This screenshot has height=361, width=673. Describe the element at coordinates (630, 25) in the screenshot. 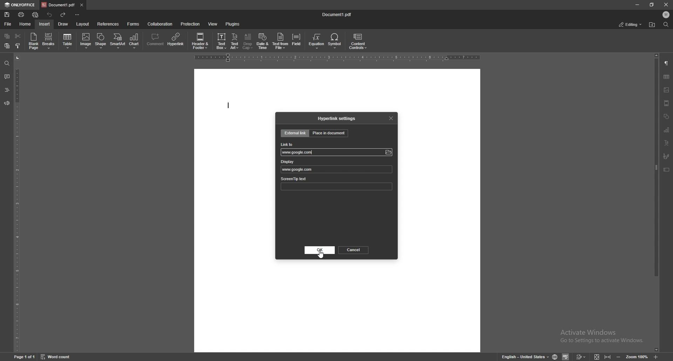

I see `editing` at that location.